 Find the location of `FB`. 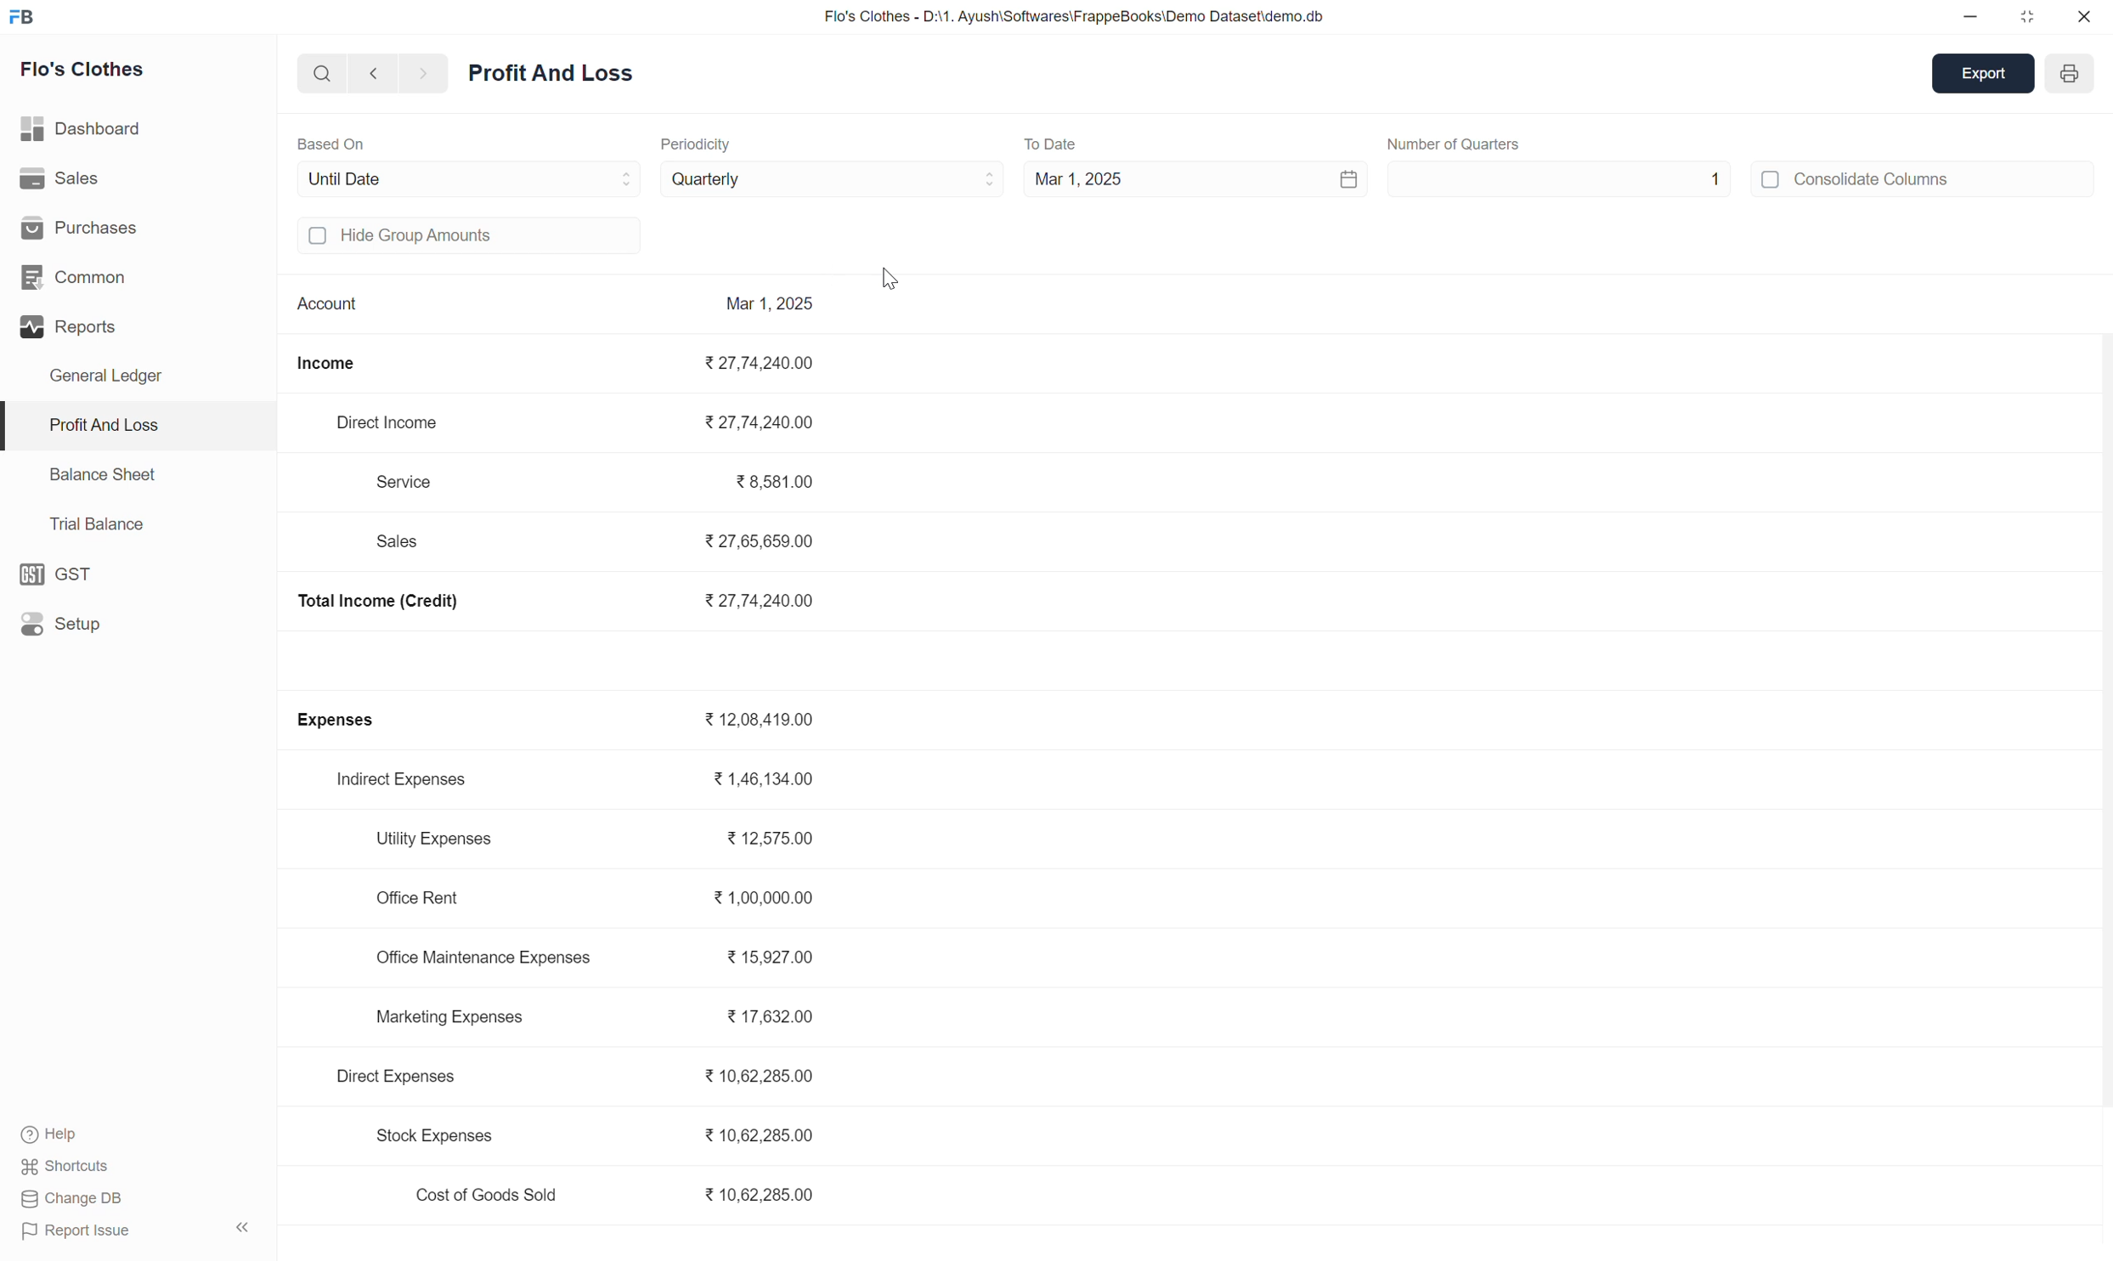

FB is located at coordinates (37, 19).